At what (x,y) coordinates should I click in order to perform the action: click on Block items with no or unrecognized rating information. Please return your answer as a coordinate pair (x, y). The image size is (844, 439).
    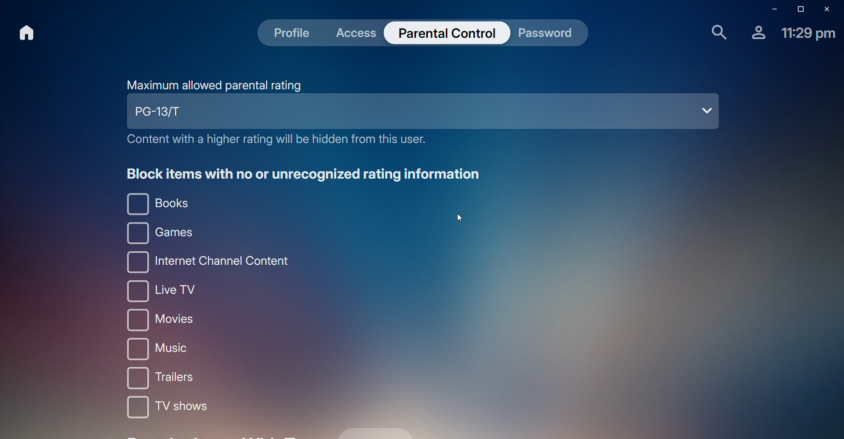
    Looking at the image, I should click on (306, 174).